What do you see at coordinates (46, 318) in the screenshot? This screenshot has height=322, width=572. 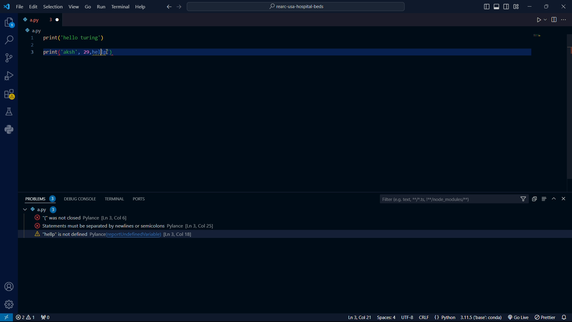 I see `connect 0` at bounding box center [46, 318].